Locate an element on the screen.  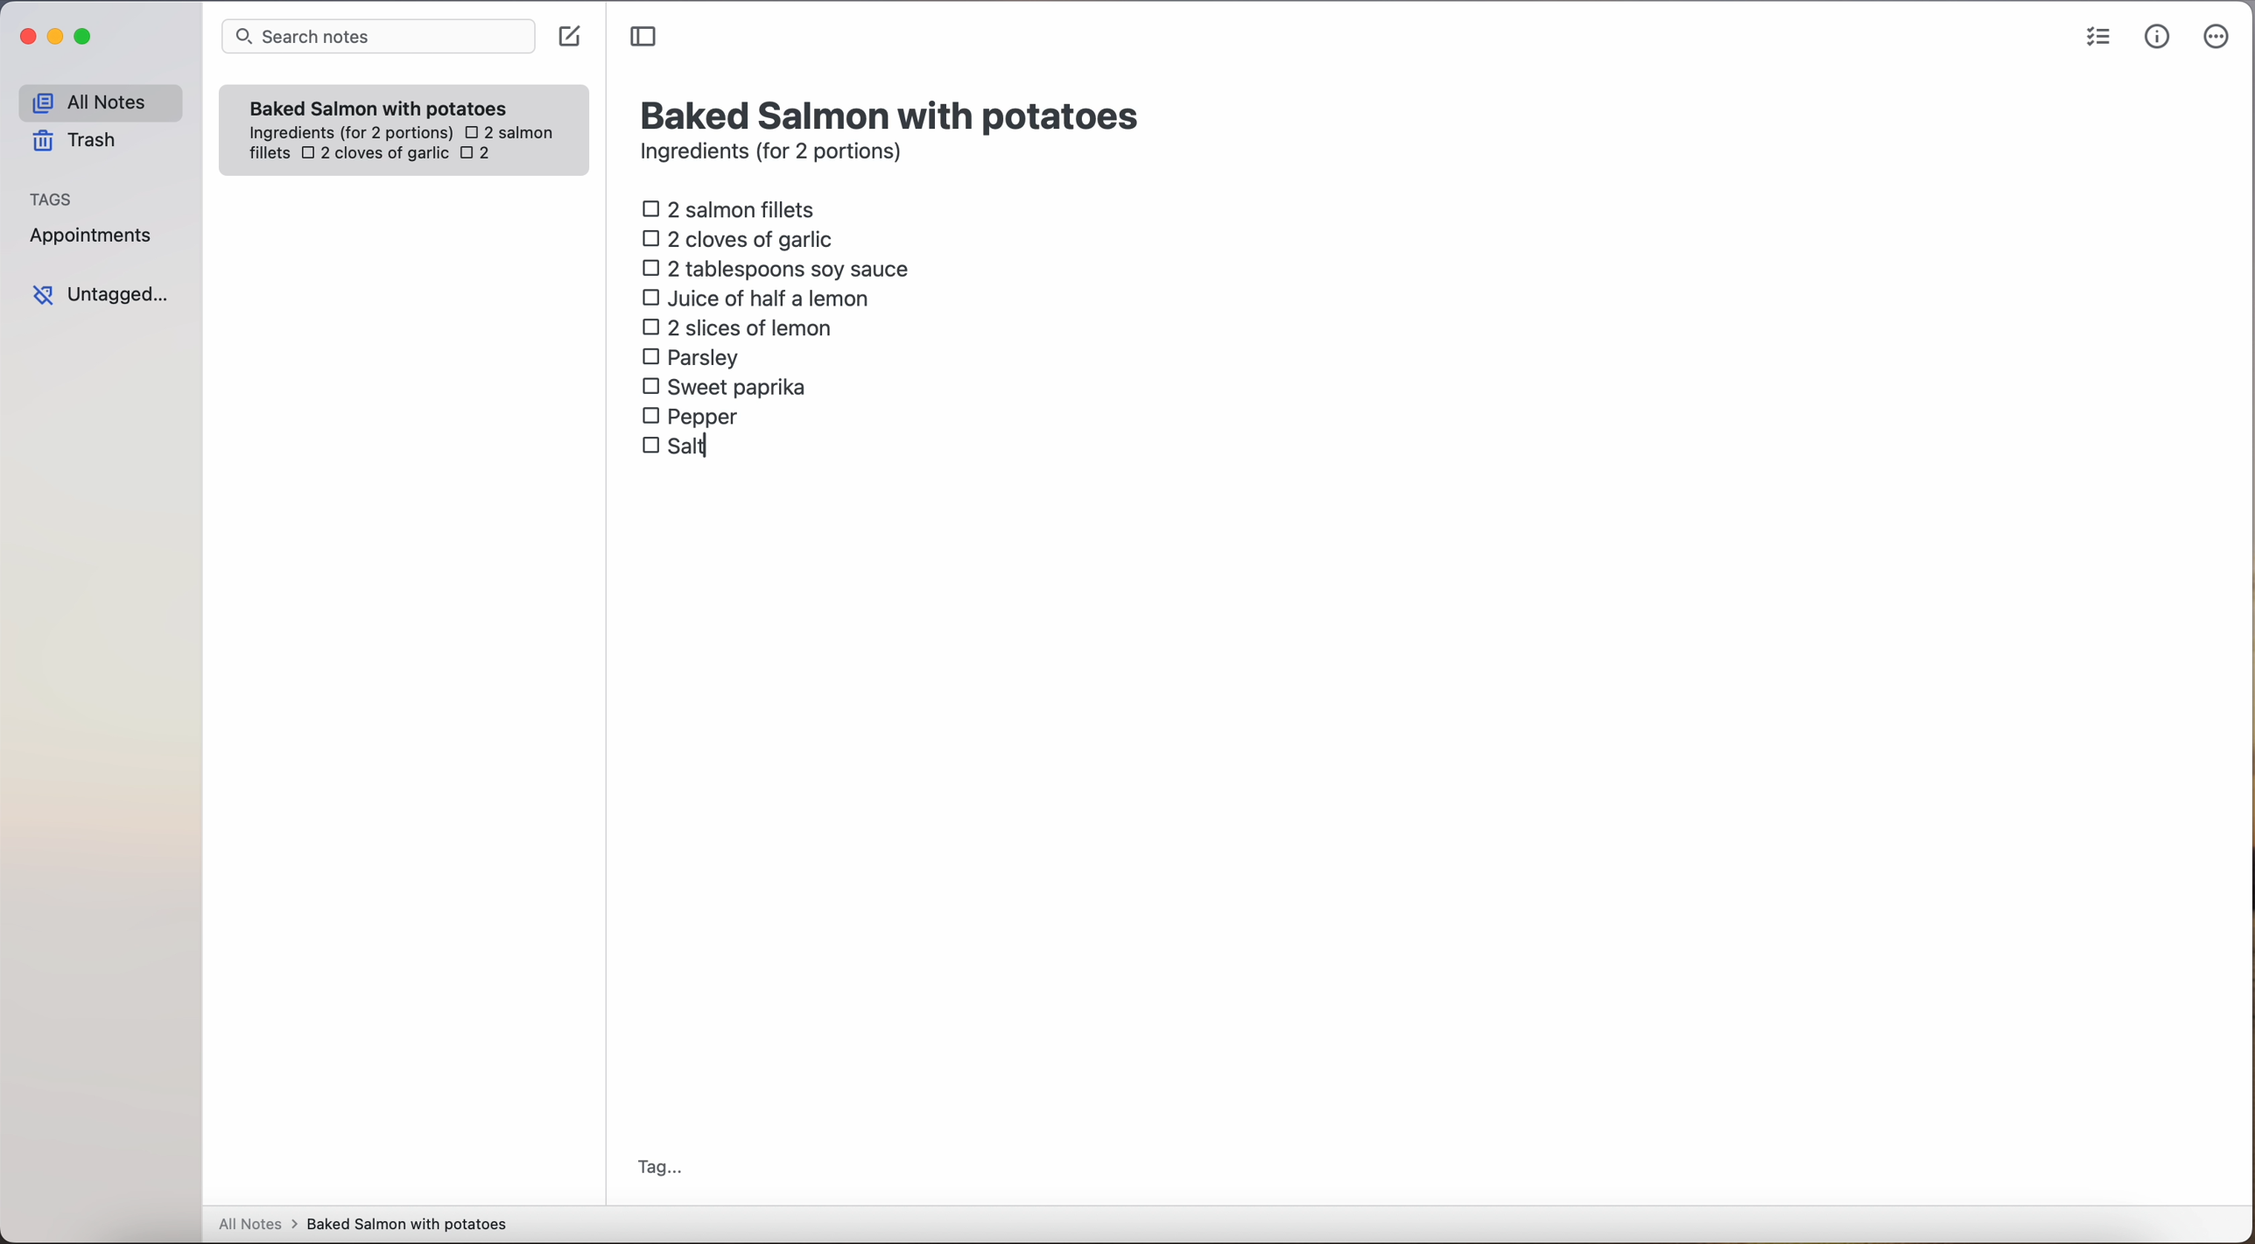
maximize is located at coordinates (86, 36).